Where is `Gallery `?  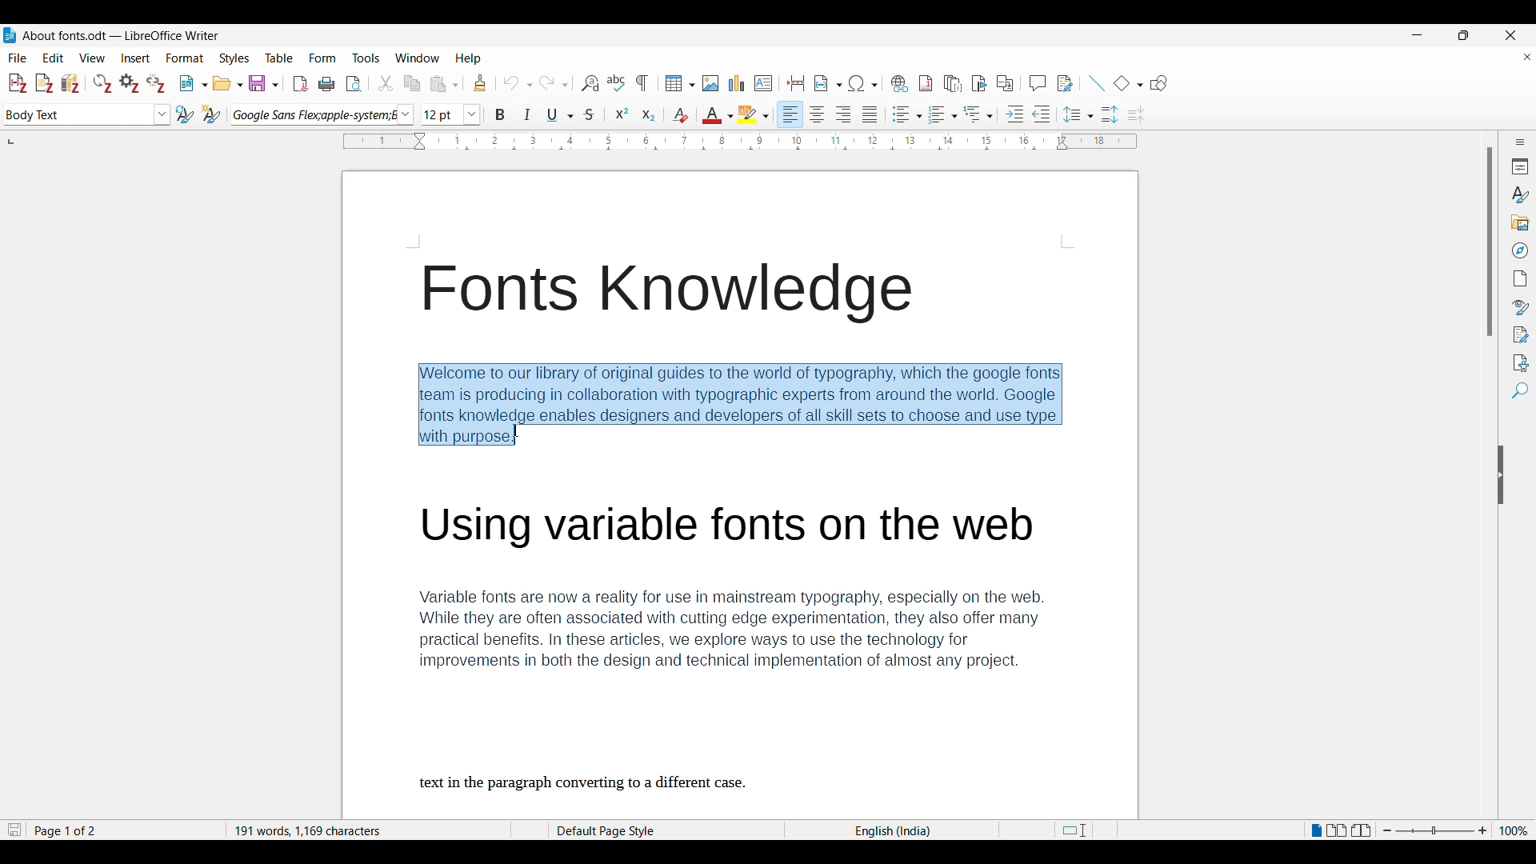 Gallery  is located at coordinates (1521, 222).